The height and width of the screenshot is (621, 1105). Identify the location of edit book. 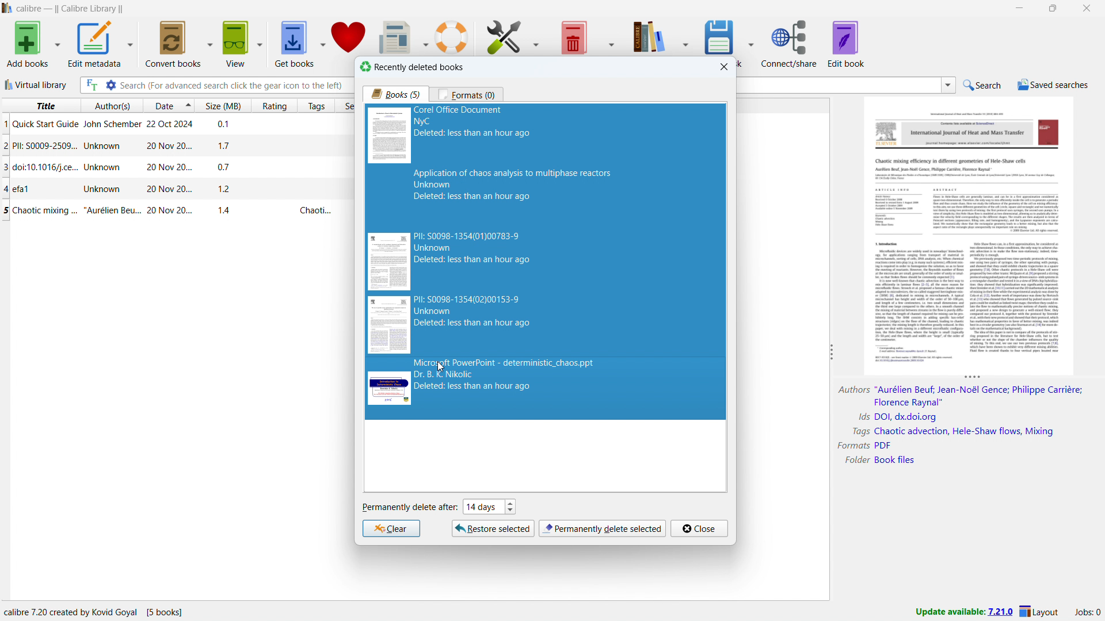
(846, 43).